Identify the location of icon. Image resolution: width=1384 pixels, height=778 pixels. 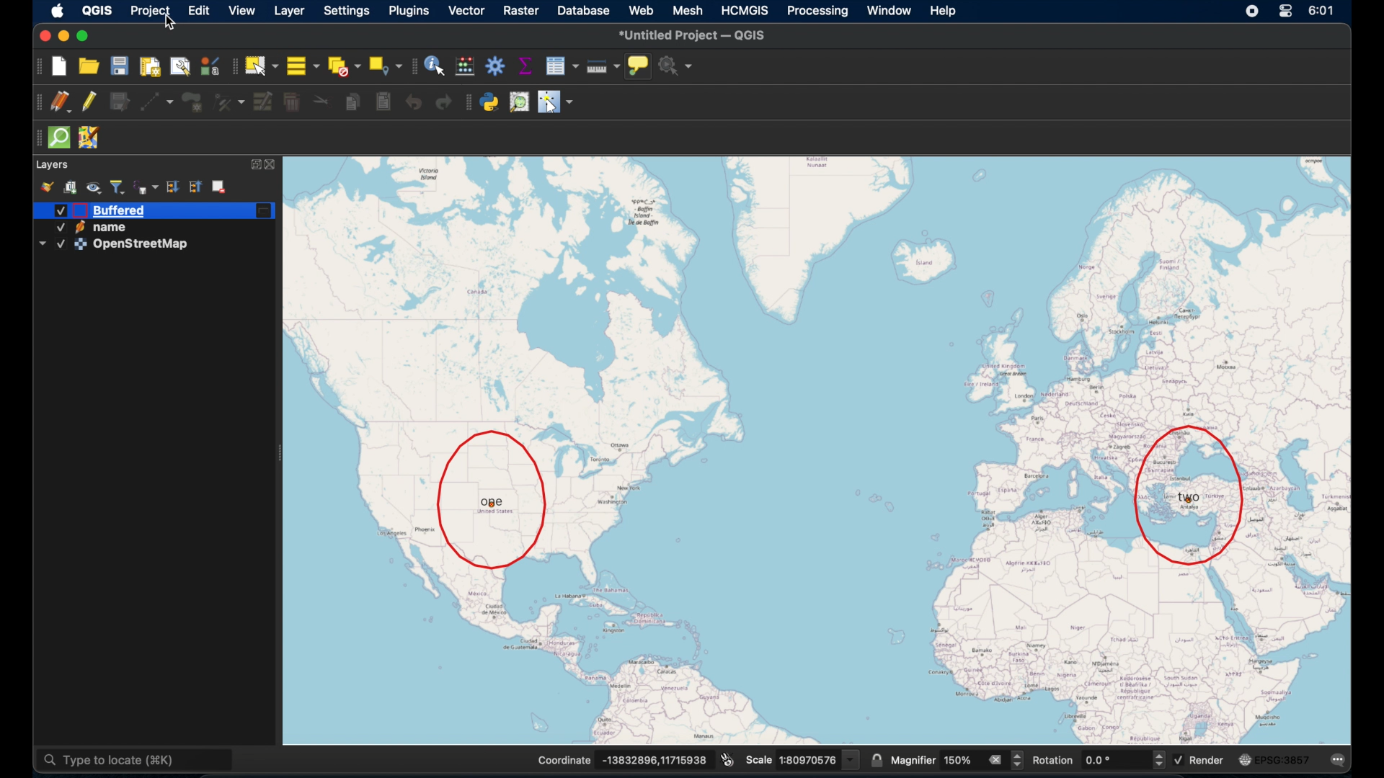
(81, 244).